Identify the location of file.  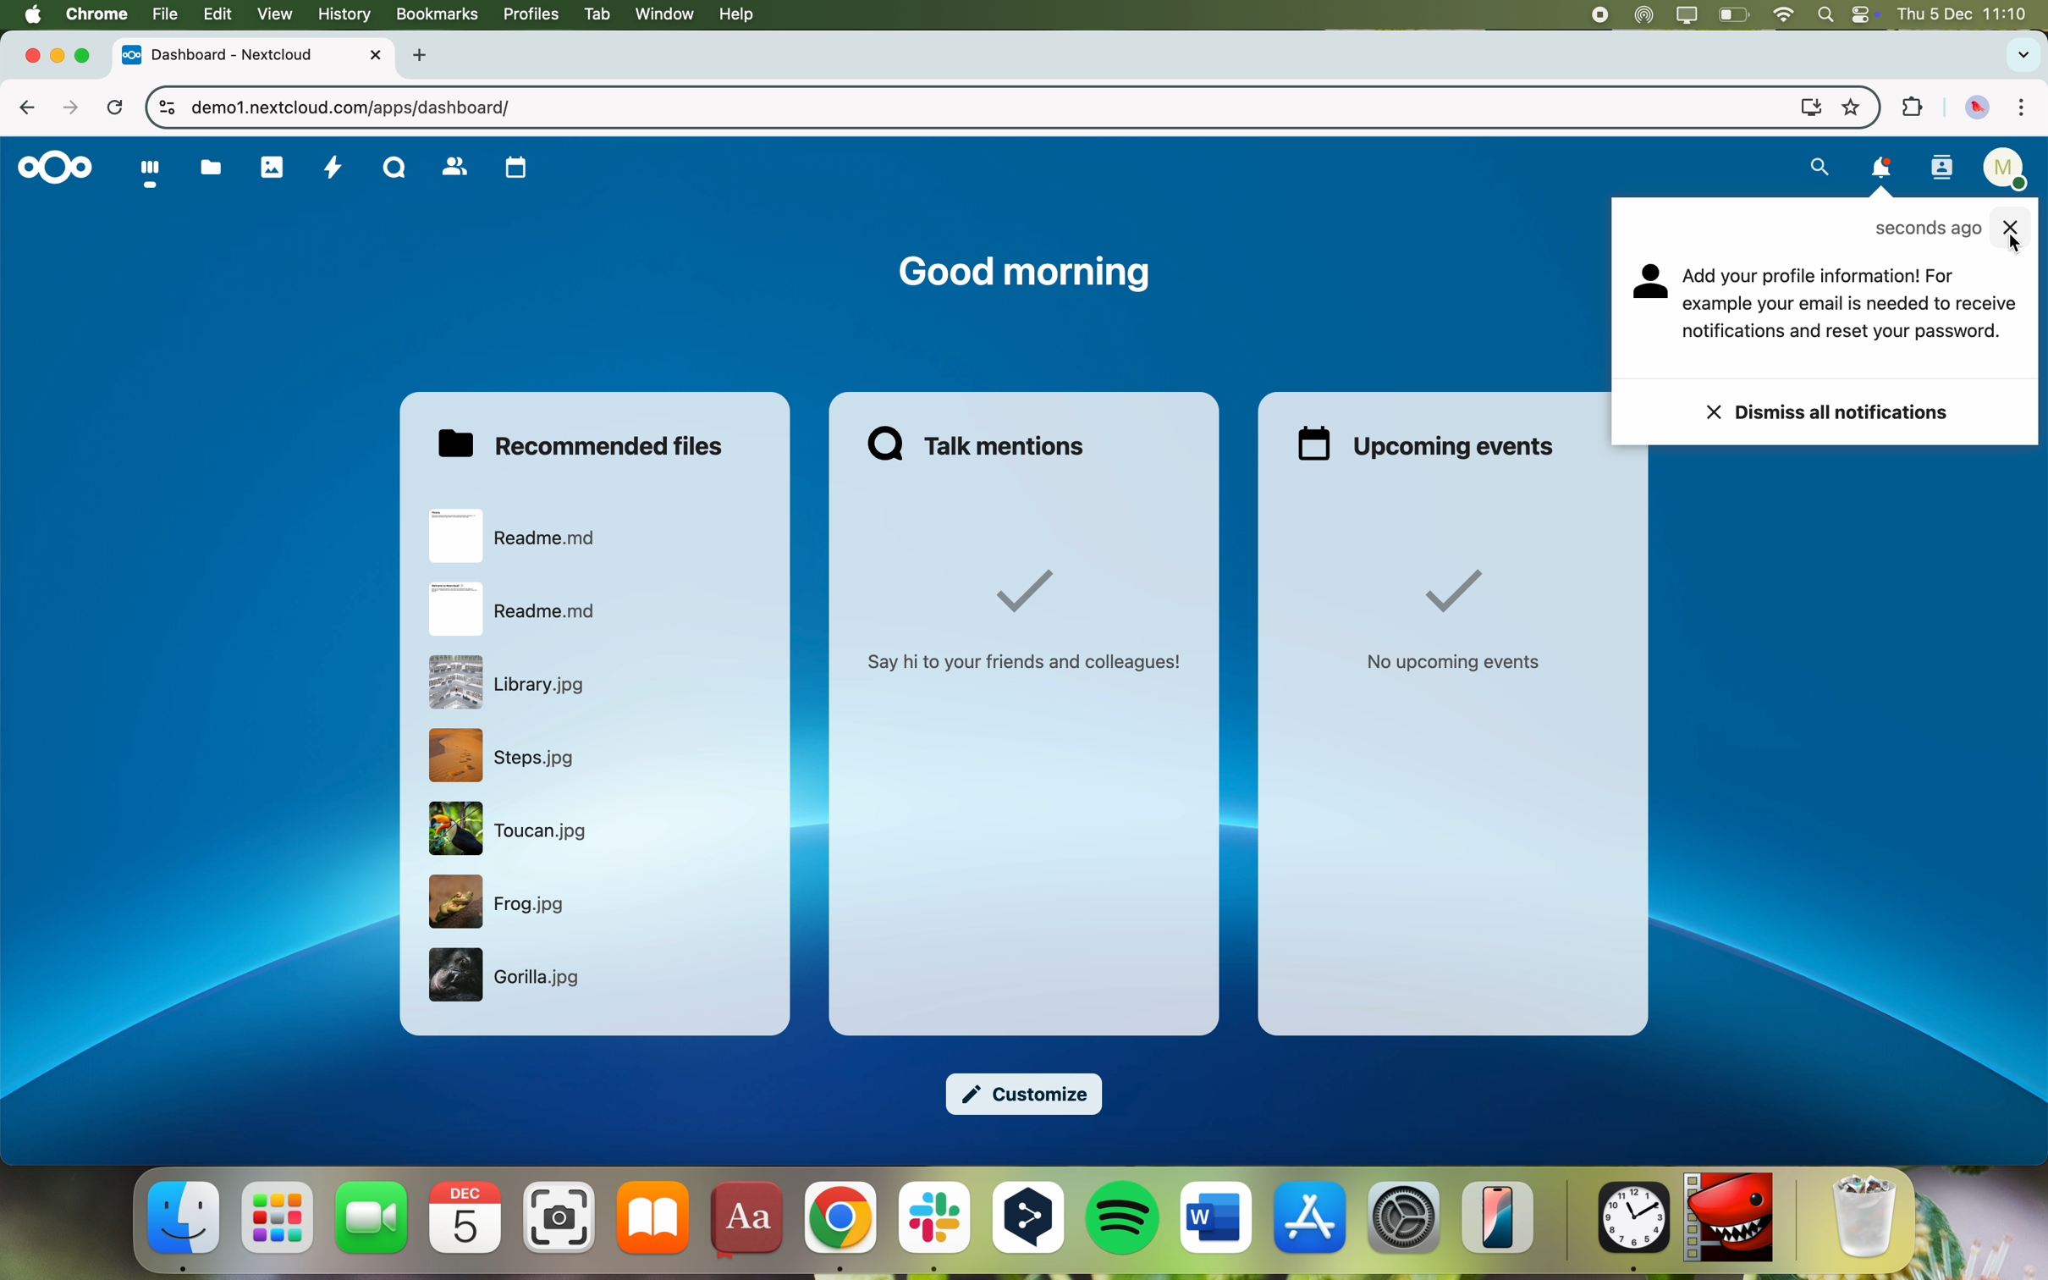
(518, 610).